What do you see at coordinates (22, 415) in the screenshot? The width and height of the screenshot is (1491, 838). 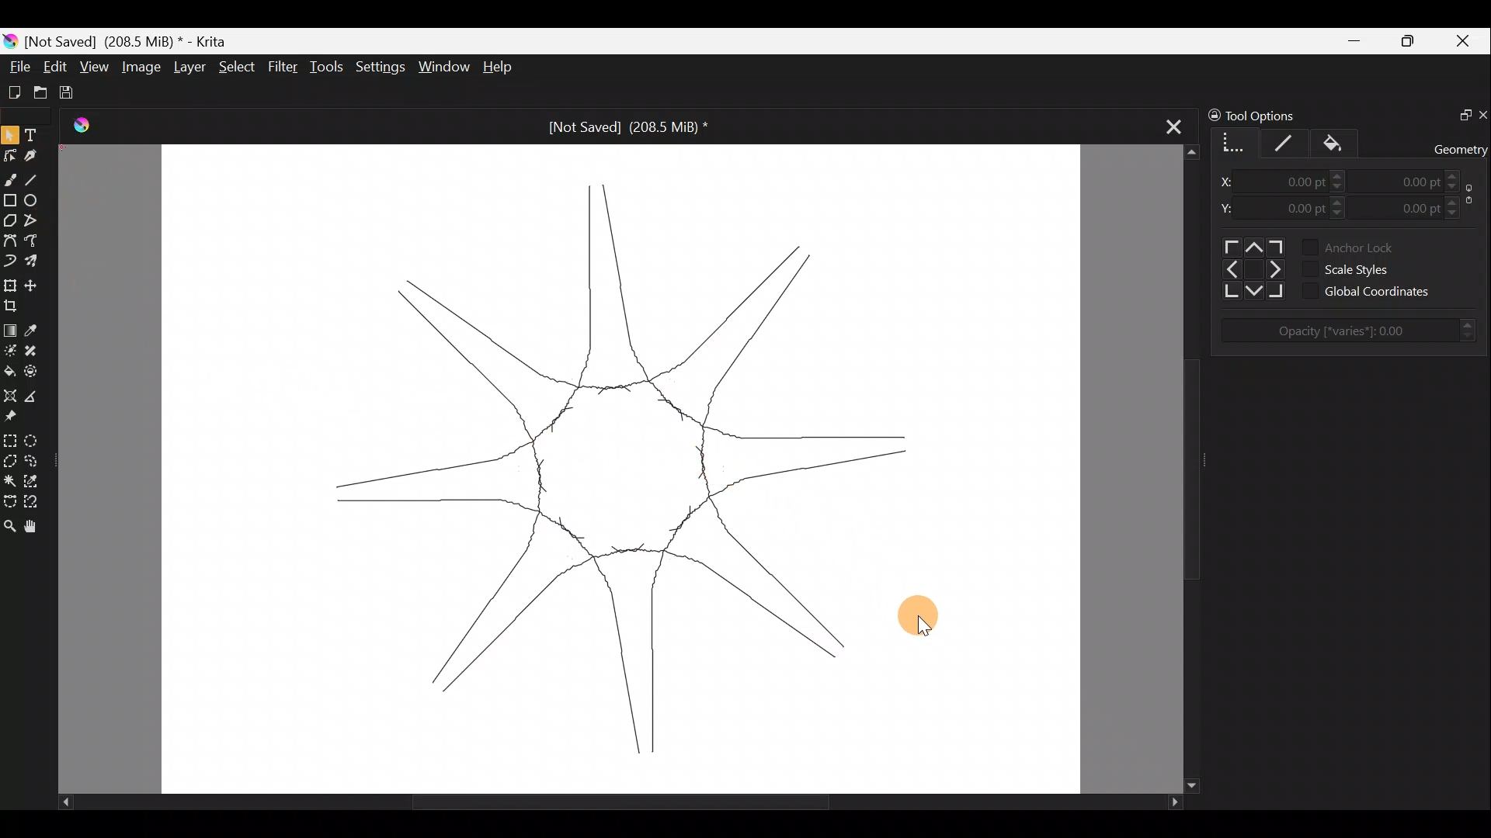 I see `Reference images tool` at bounding box center [22, 415].